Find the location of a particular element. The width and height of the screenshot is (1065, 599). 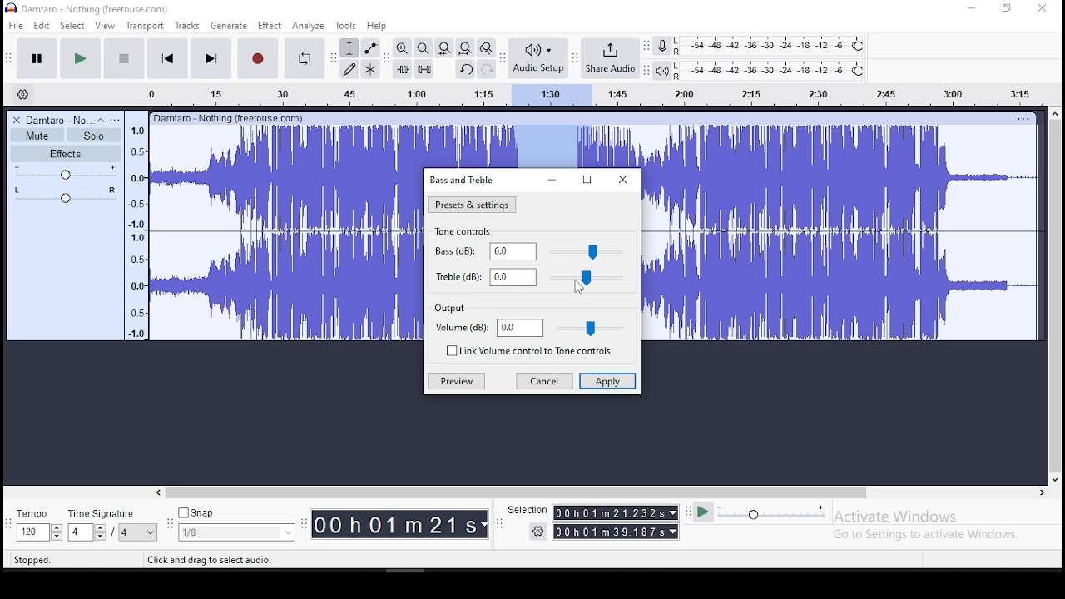

unchecked is located at coordinates (449, 350).